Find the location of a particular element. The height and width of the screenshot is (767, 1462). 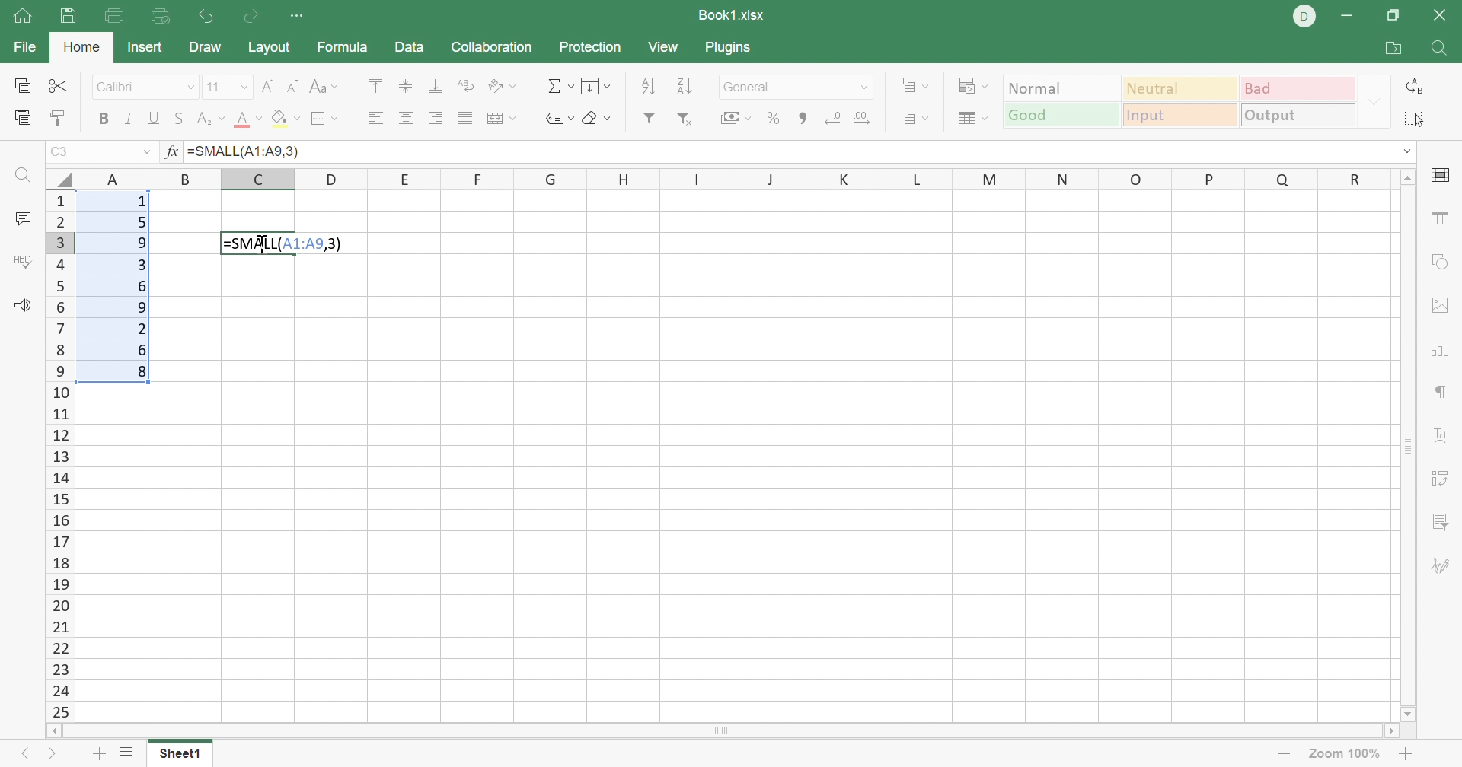

Sort descending is located at coordinates (646, 87).